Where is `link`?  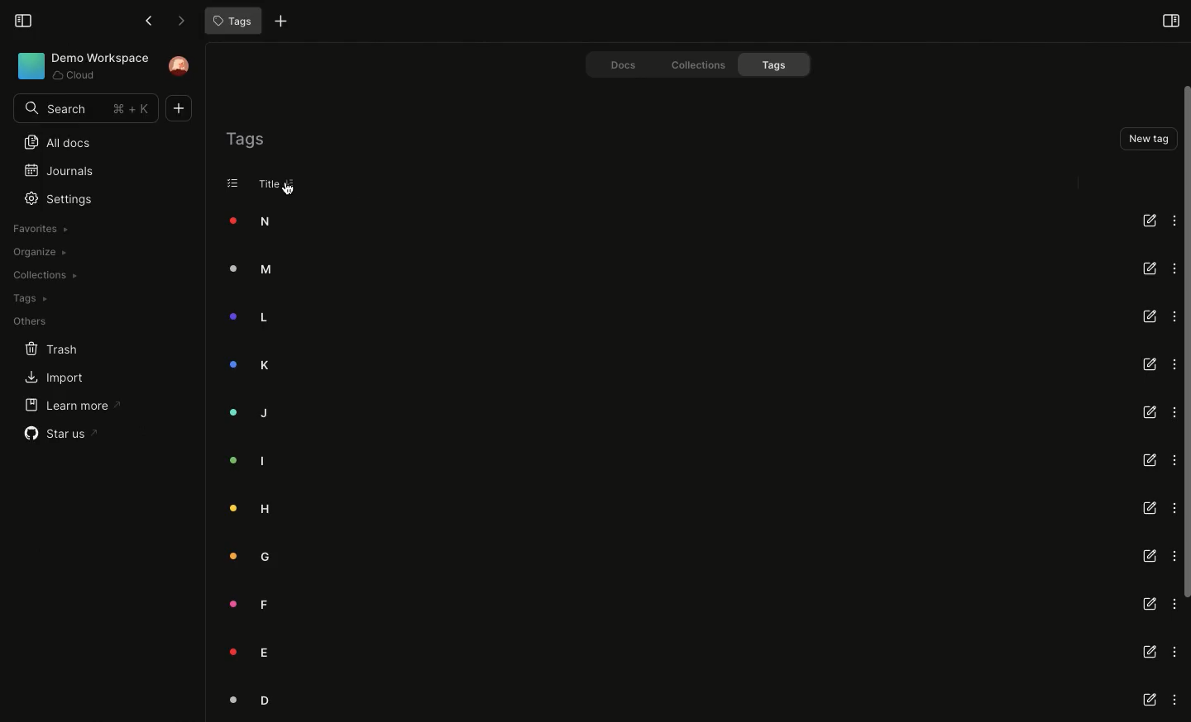 link is located at coordinates (1150, 701).